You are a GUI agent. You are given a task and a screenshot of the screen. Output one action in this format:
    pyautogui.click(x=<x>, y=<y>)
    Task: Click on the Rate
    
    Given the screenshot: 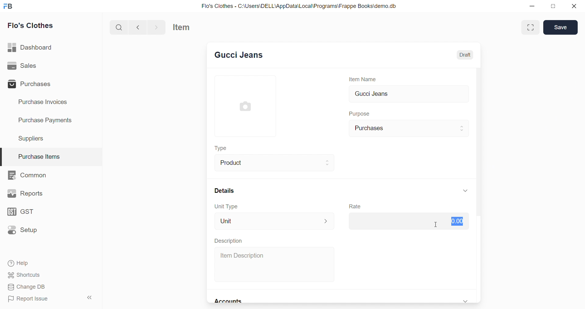 What is the action you would take?
    pyautogui.click(x=356, y=207)
    